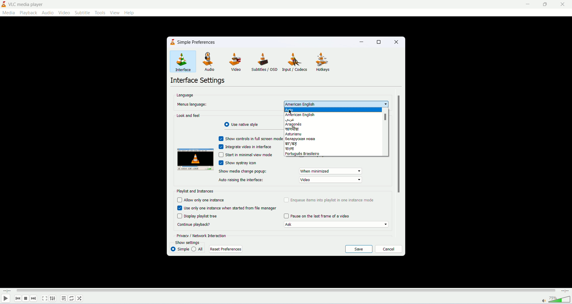 This screenshot has height=304, width=572. What do you see at coordinates (290, 112) in the screenshot?
I see `mouse cursor` at bounding box center [290, 112].